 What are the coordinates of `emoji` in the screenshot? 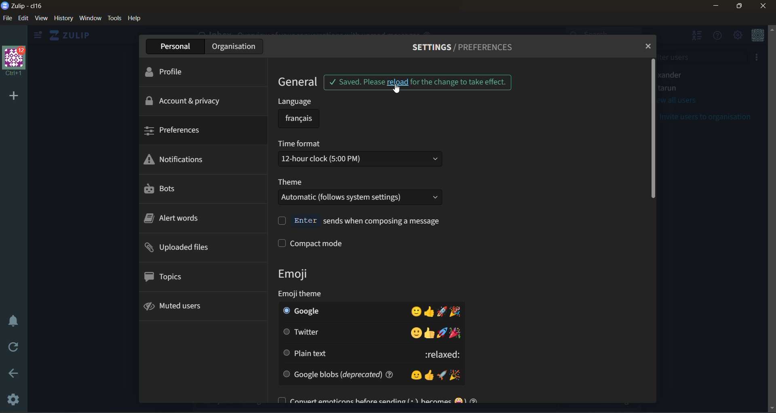 It's located at (301, 274).